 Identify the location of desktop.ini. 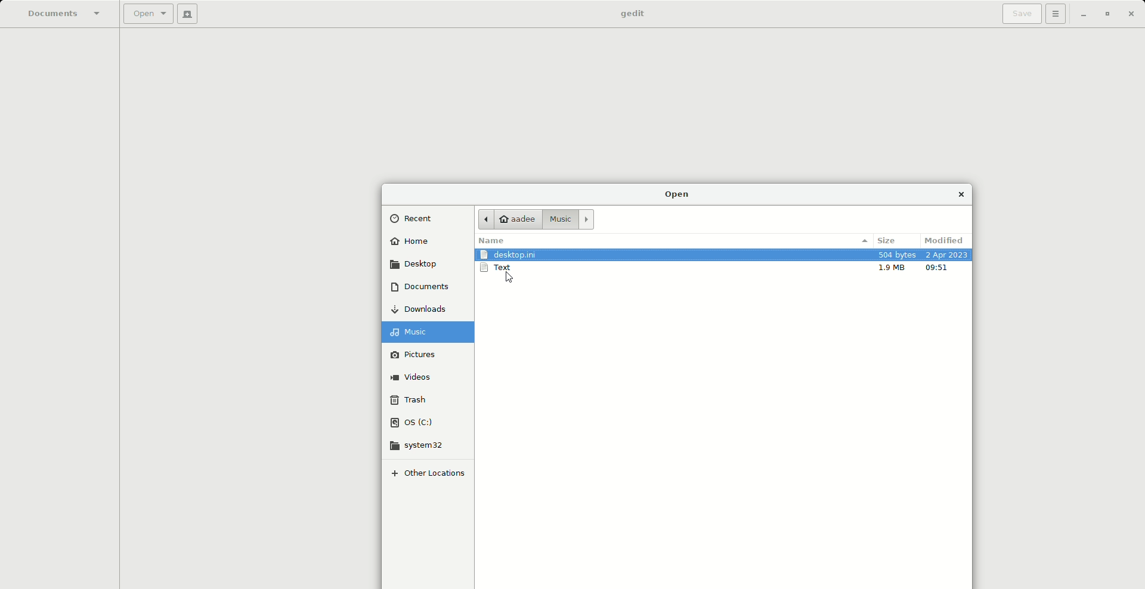
(512, 255).